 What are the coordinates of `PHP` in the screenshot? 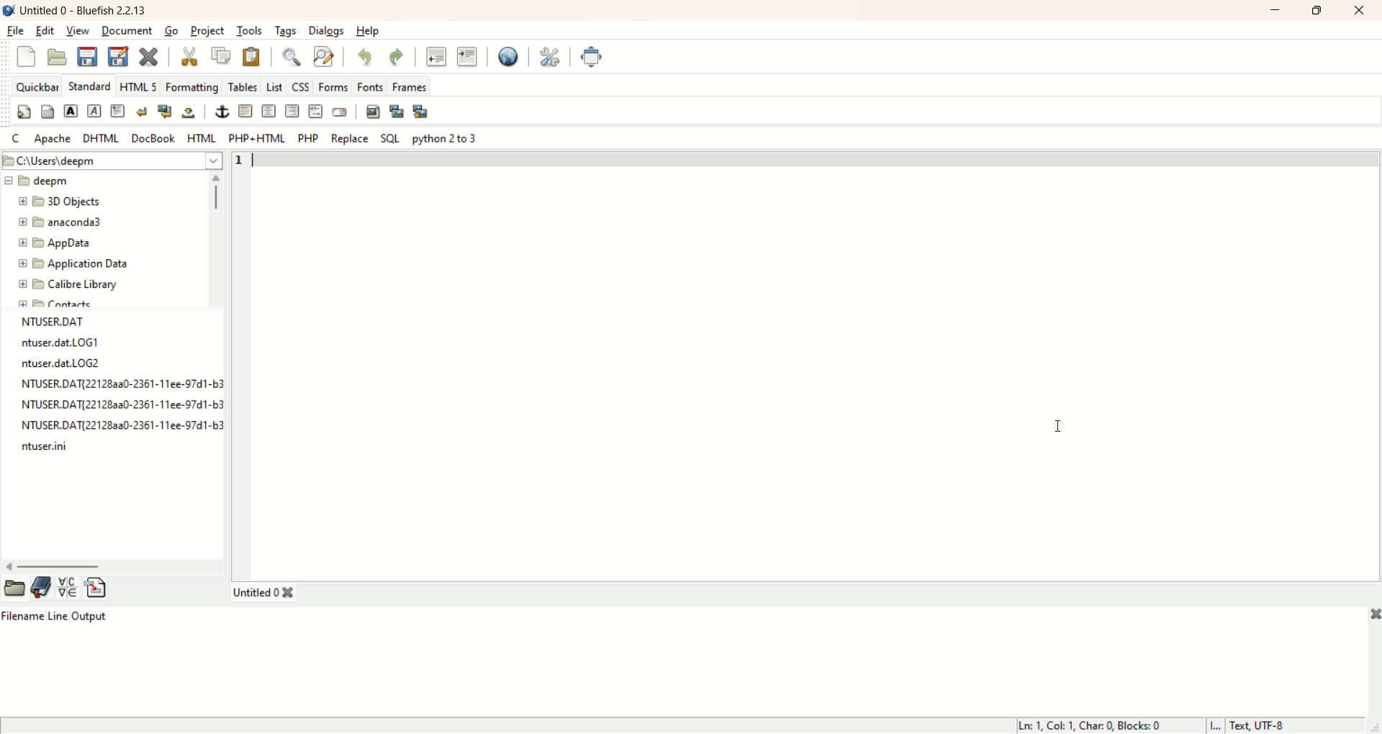 It's located at (308, 138).